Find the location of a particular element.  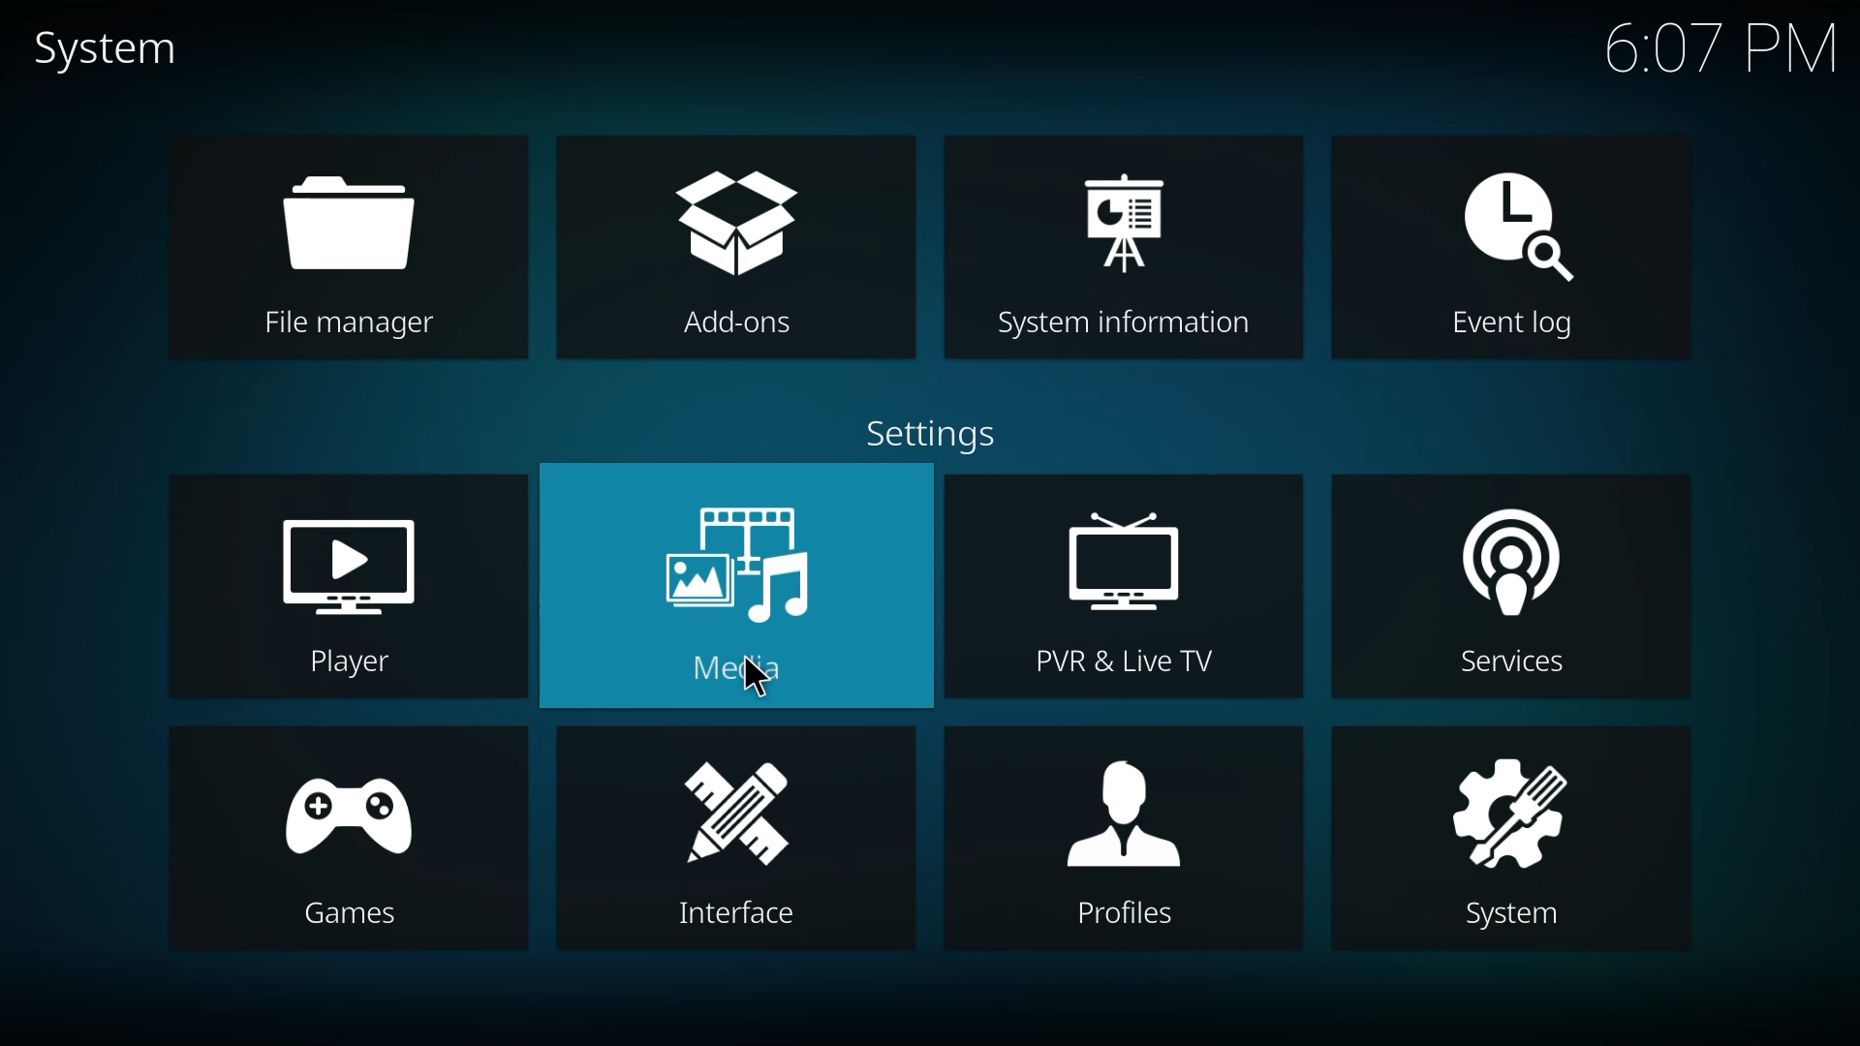

Player is located at coordinates (340, 664).